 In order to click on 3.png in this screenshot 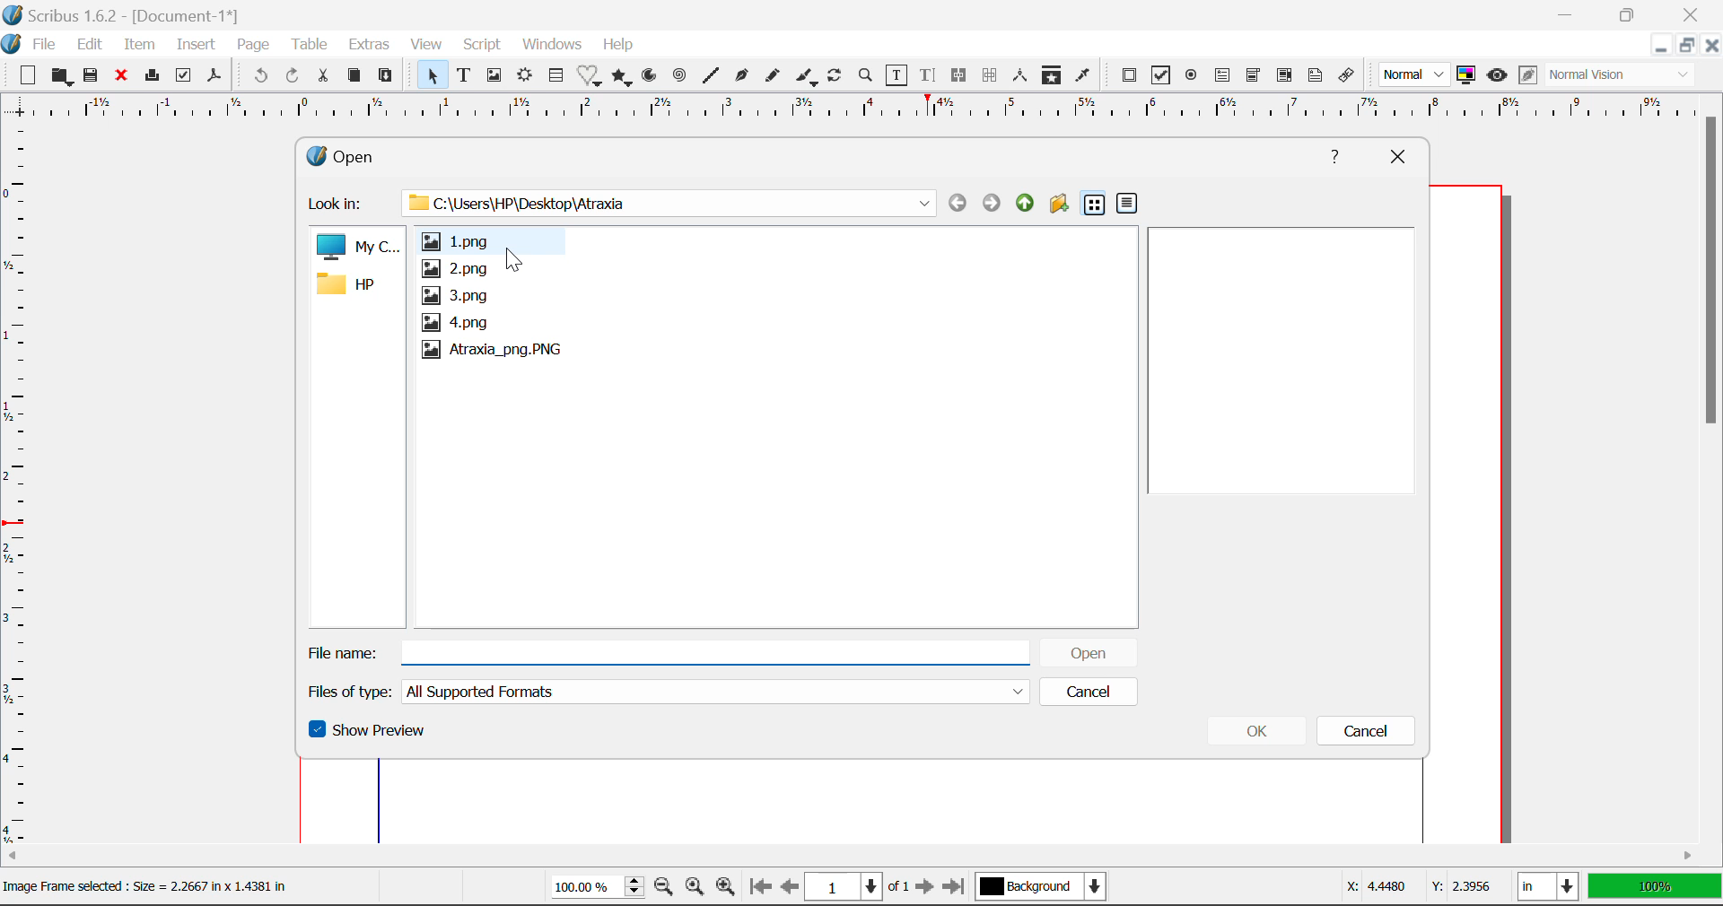, I will do `click(459, 295)`.